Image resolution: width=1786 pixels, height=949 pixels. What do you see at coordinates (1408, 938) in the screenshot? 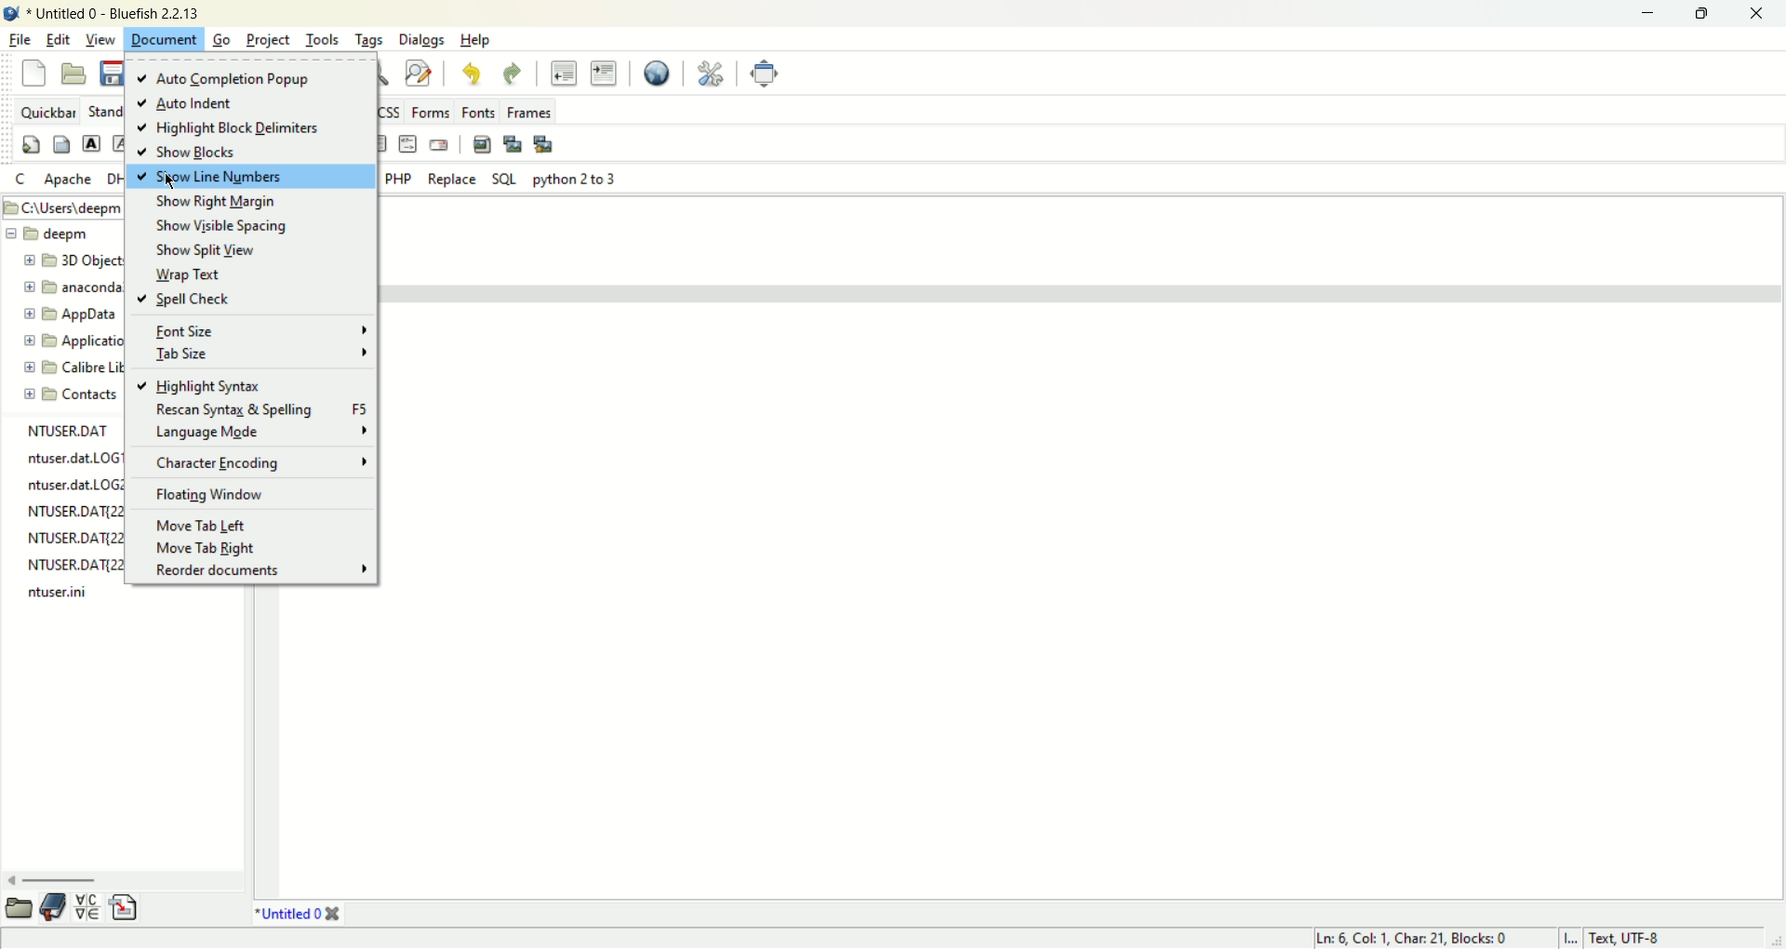
I see `ln, col, char, blocks` at bounding box center [1408, 938].